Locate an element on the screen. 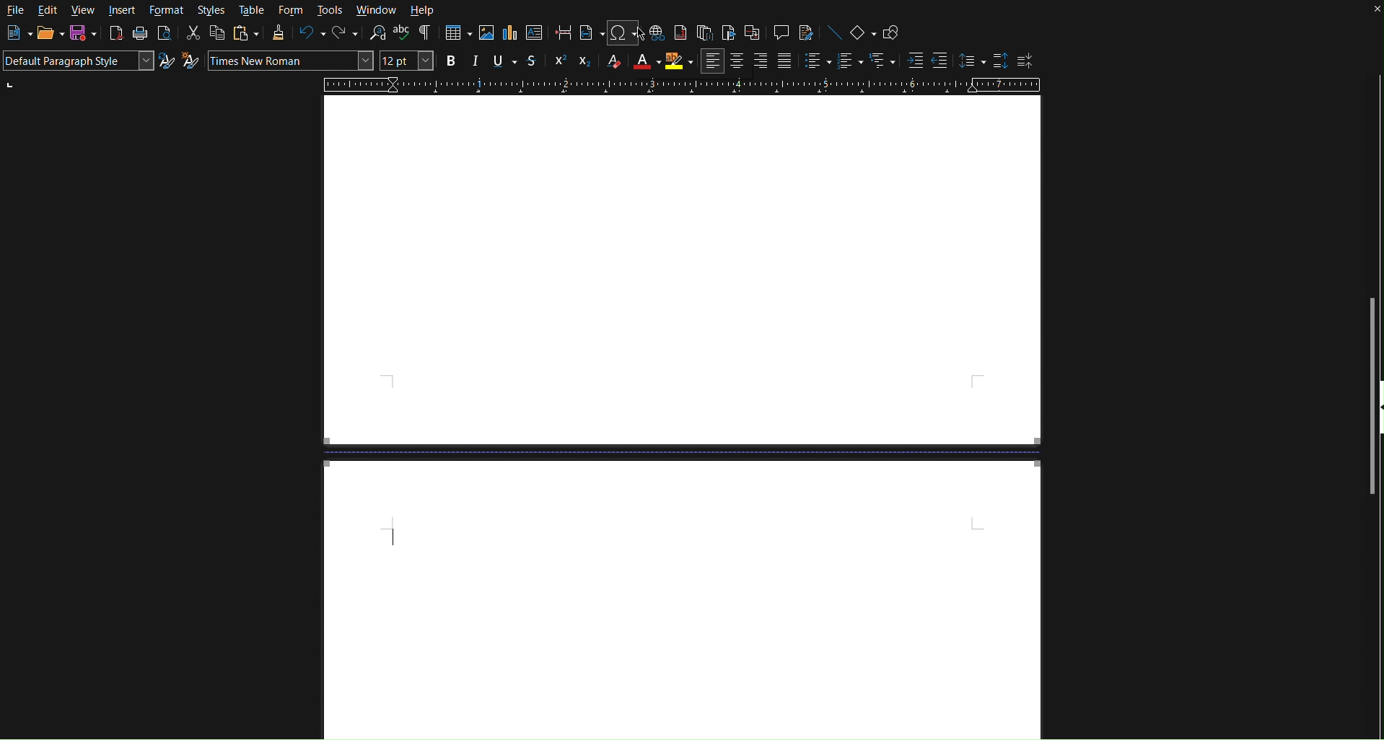 The width and height of the screenshot is (1384, 740). Align Center is located at coordinates (738, 61).